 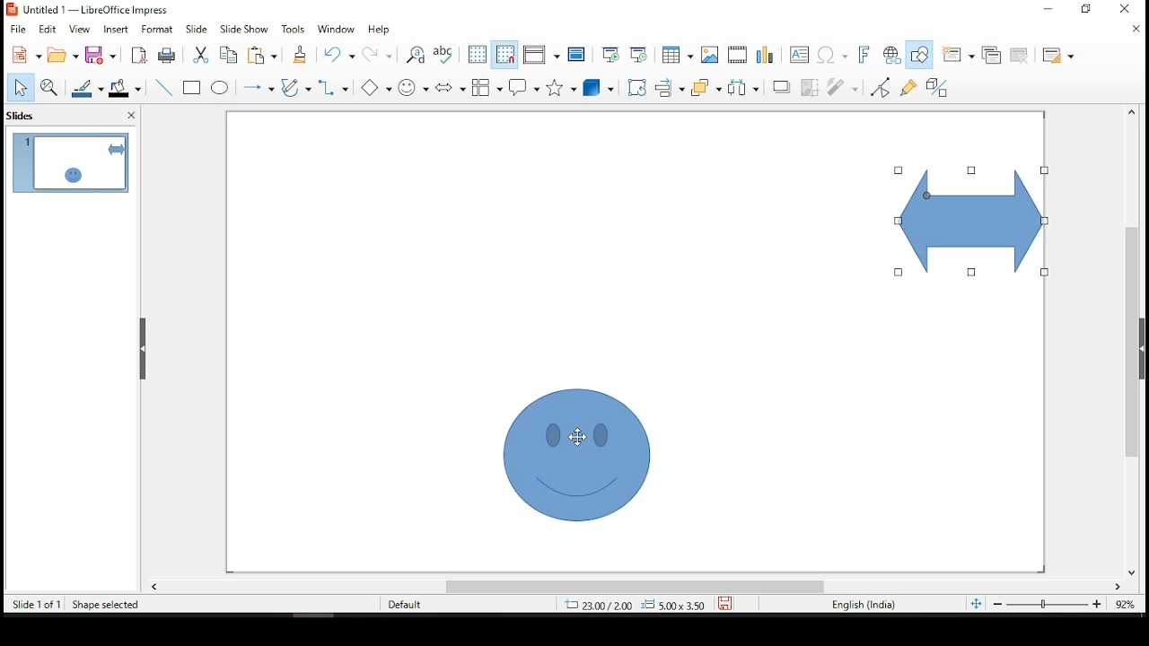 I want to click on show draw functions, so click(x=920, y=53).